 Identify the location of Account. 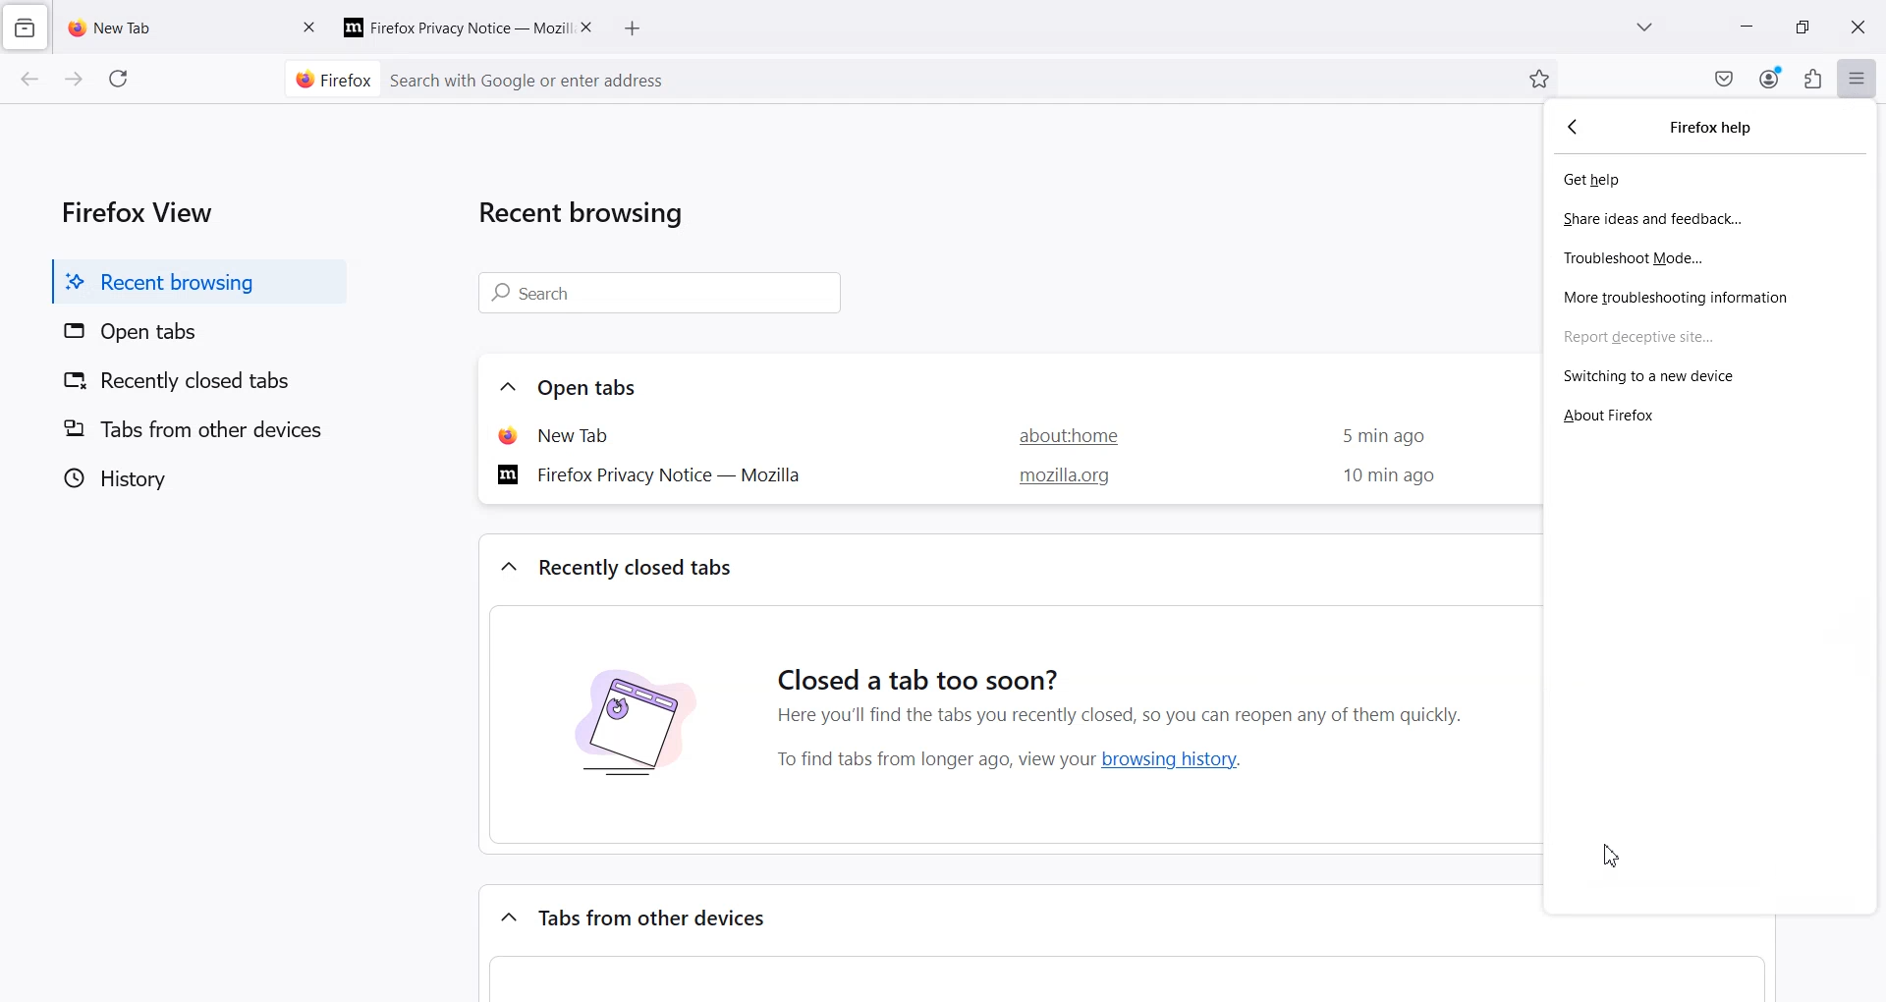
(1771, 77).